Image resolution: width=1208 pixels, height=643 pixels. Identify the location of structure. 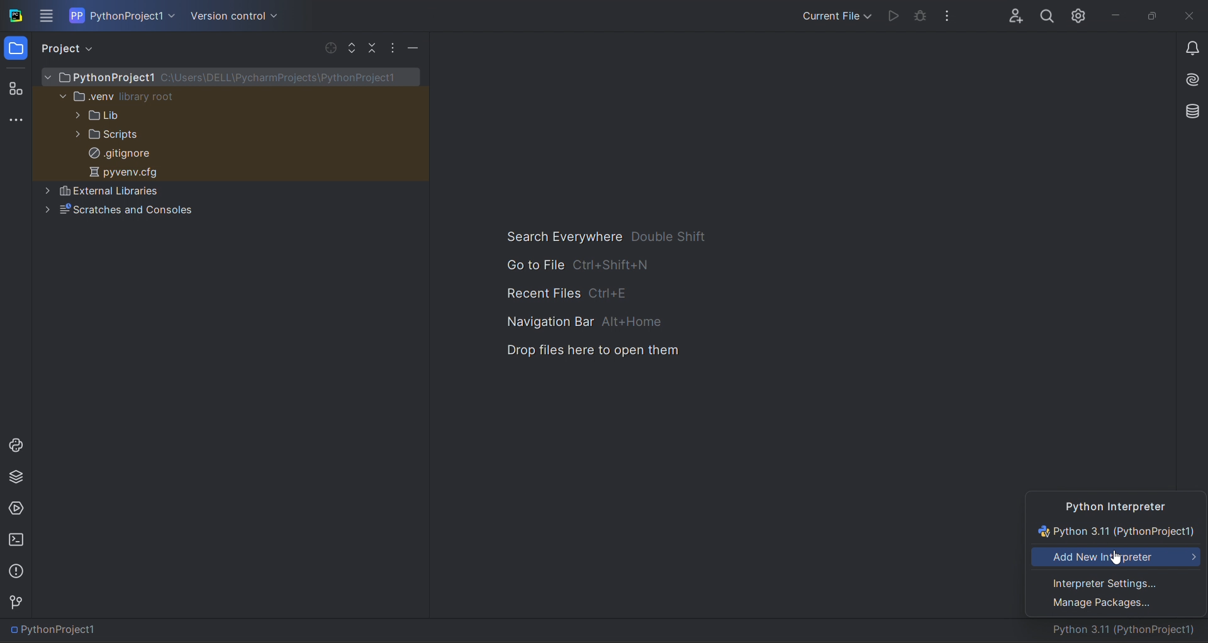
(15, 87).